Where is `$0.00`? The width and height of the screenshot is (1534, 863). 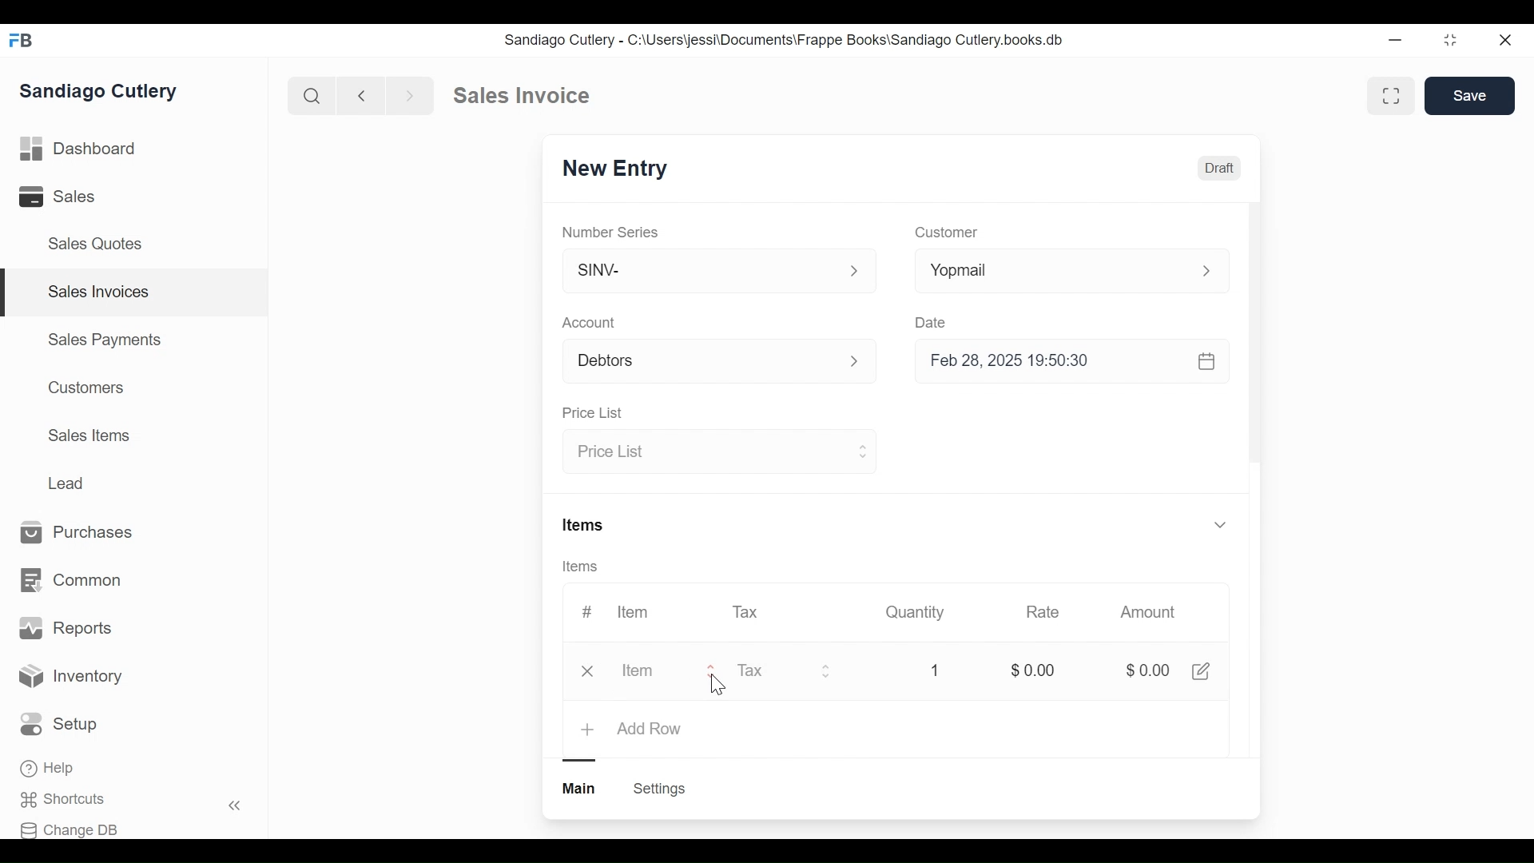
$0.00 is located at coordinates (1146, 670).